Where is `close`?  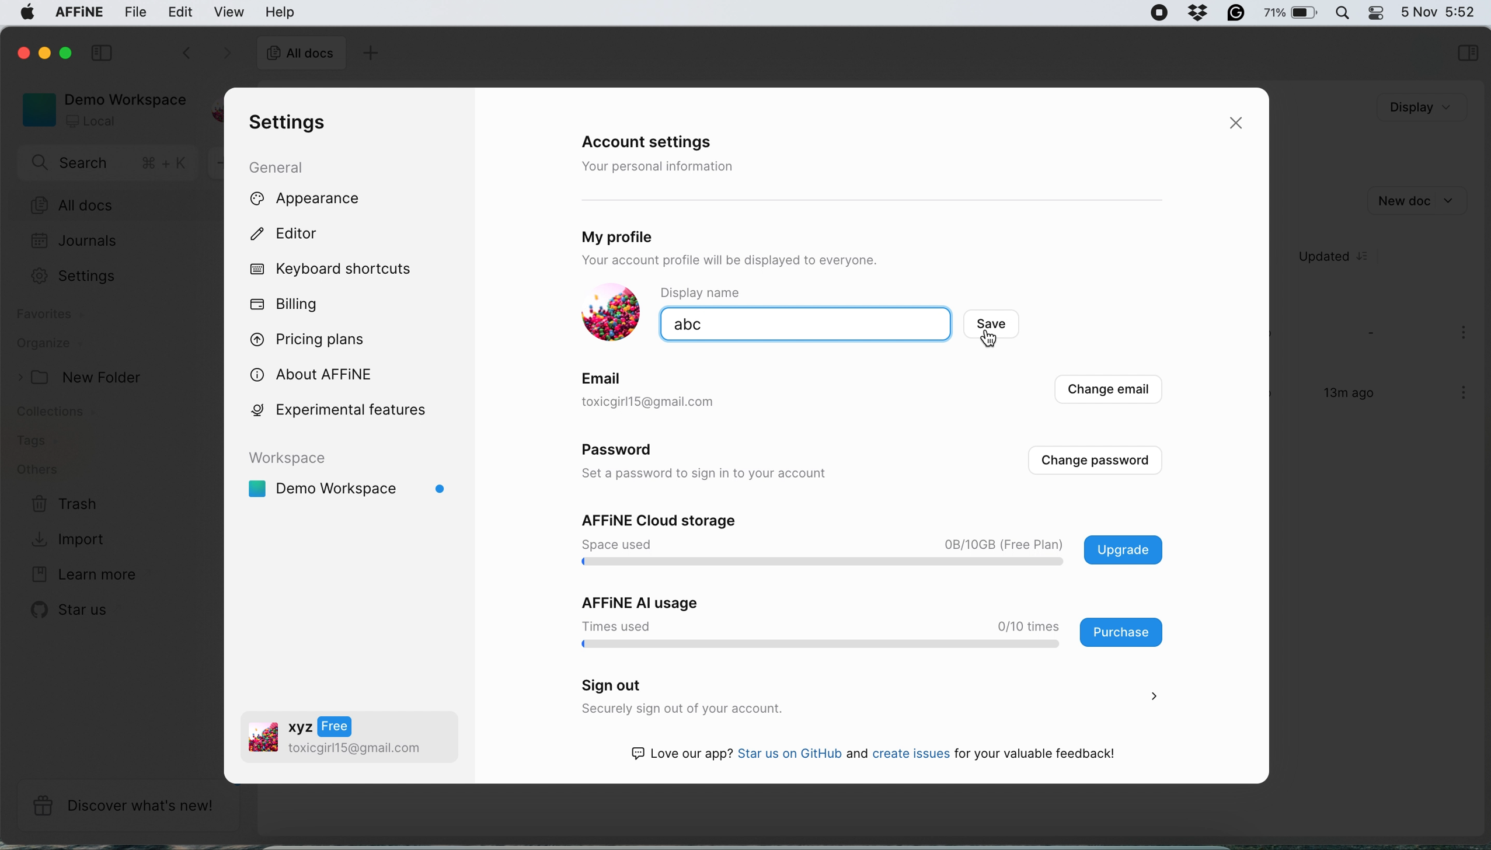
close is located at coordinates (1241, 124).